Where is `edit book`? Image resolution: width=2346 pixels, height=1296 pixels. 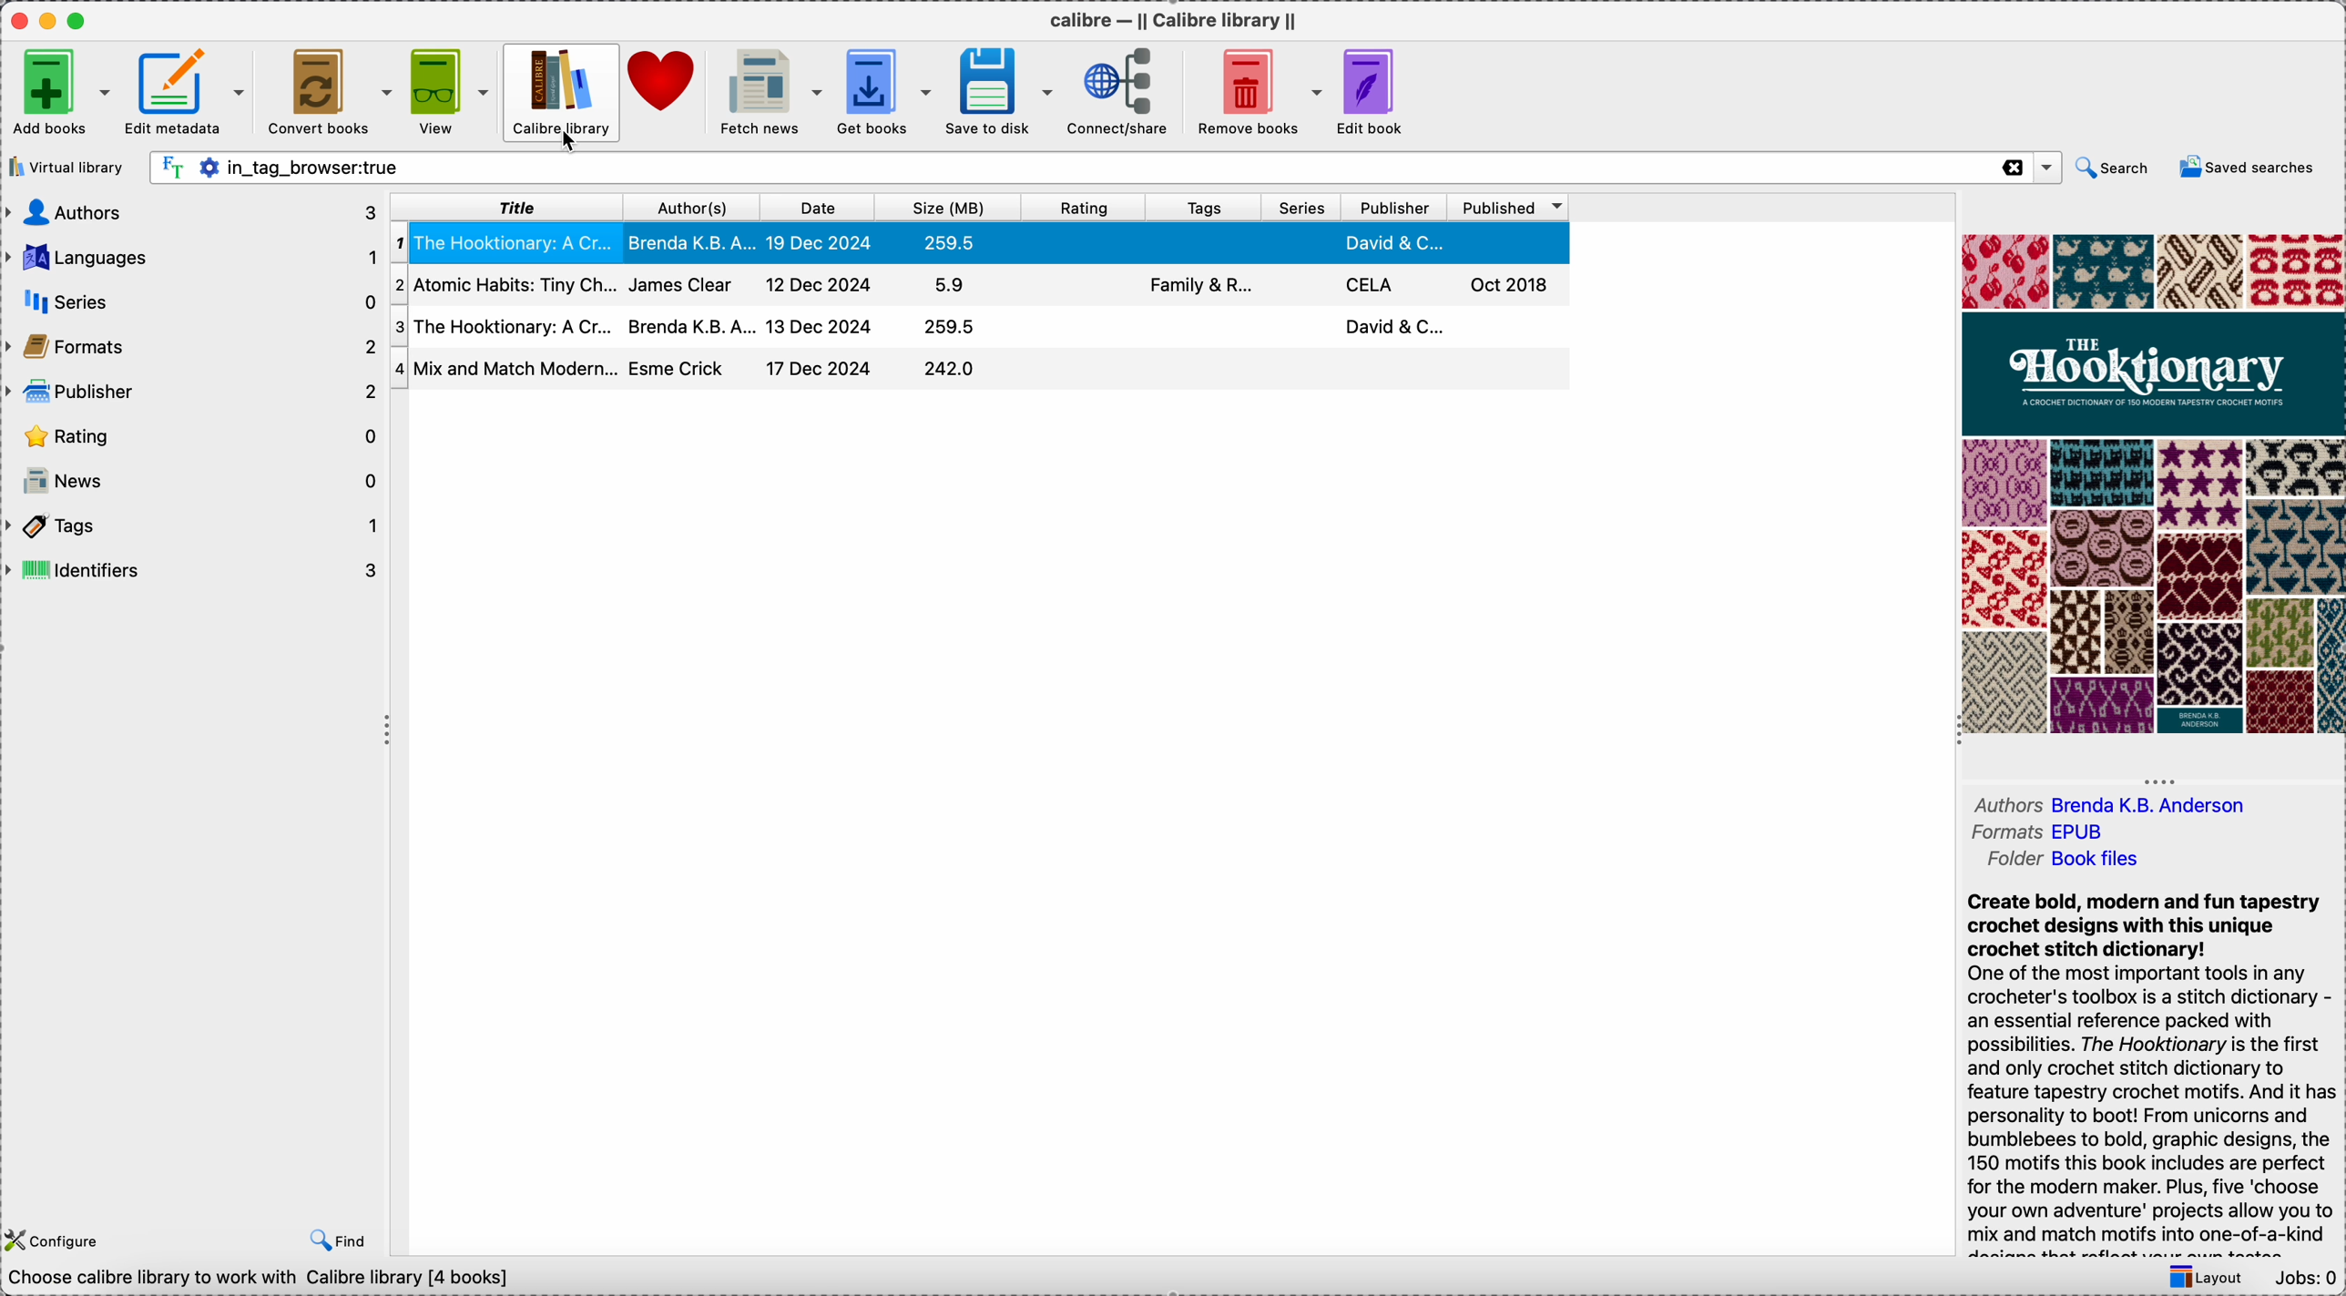 edit book is located at coordinates (1378, 92).